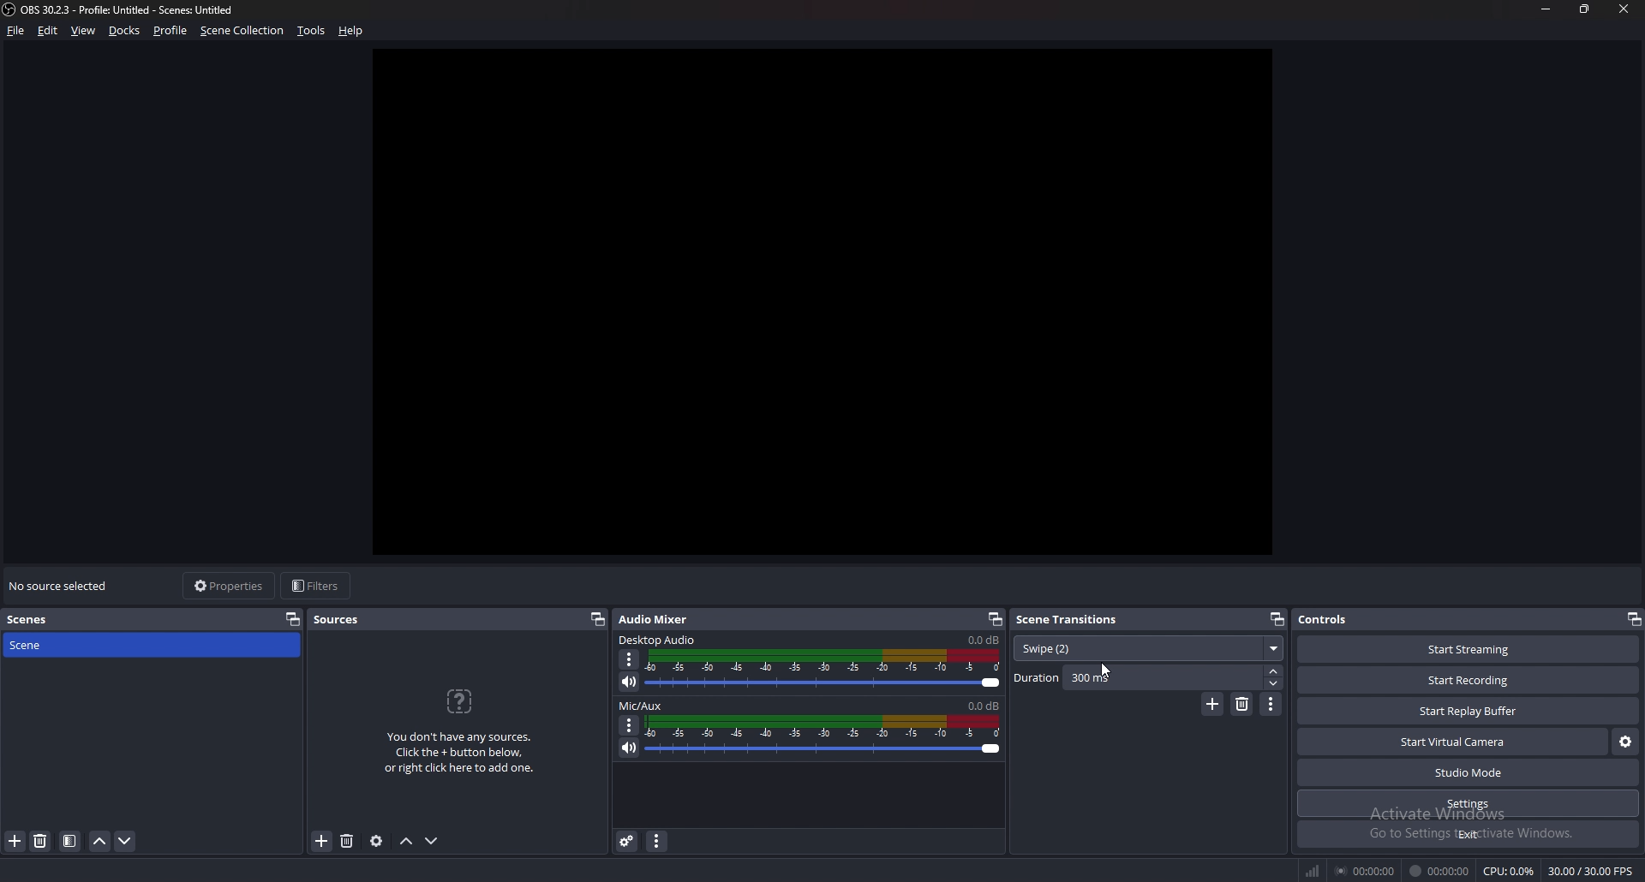 This screenshot has height=882, width=1645. I want to click on pop out, so click(293, 618).